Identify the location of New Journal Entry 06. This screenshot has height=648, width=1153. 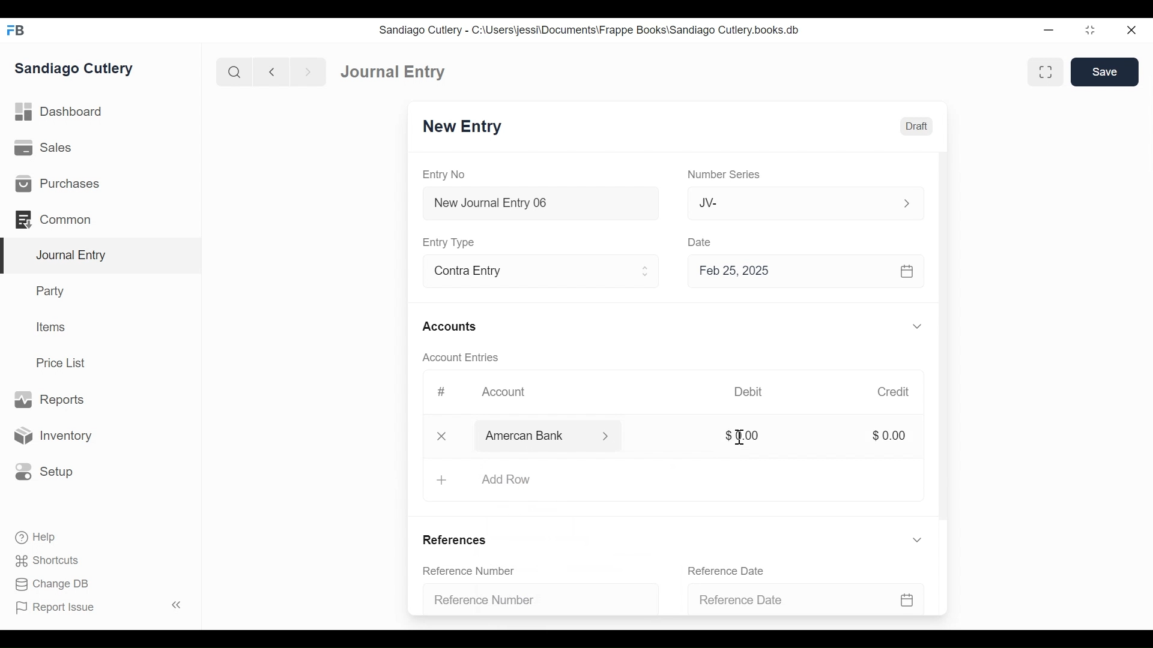
(539, 205).